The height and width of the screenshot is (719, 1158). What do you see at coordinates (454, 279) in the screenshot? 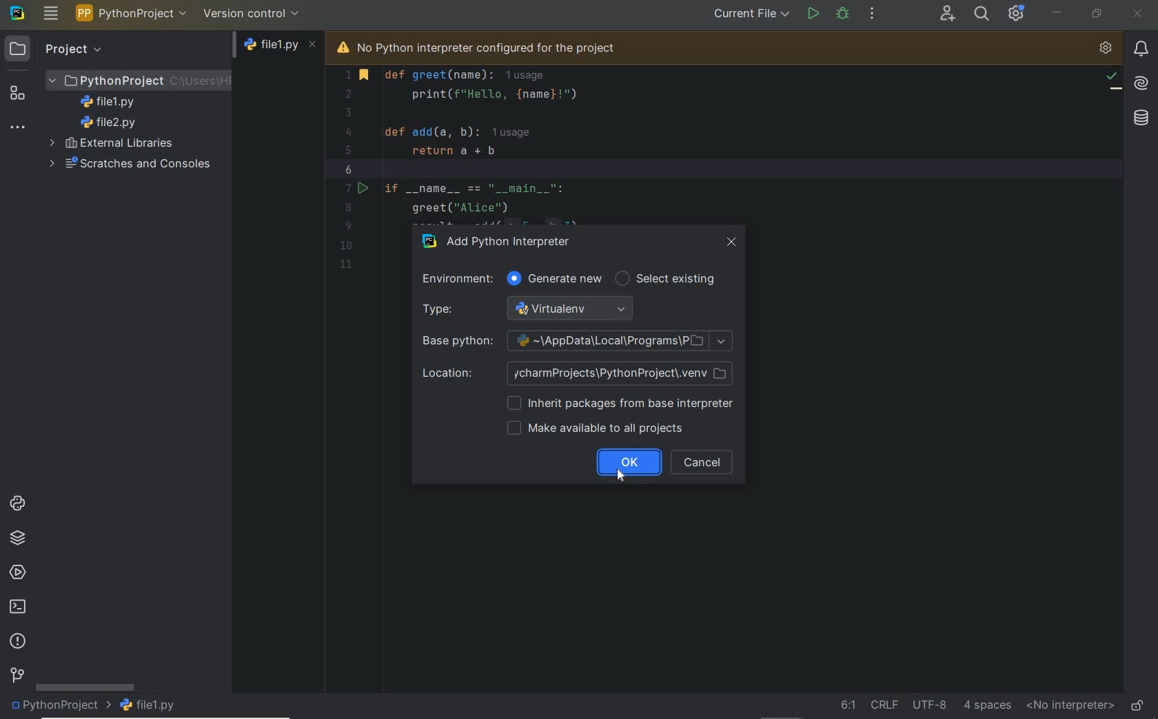
I see `Environment` at bounding box center [454, 279].